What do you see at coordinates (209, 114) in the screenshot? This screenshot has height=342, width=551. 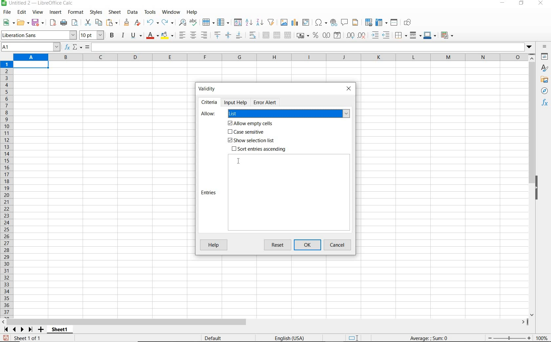 I see `Allow` at bounding box center [209, 114].